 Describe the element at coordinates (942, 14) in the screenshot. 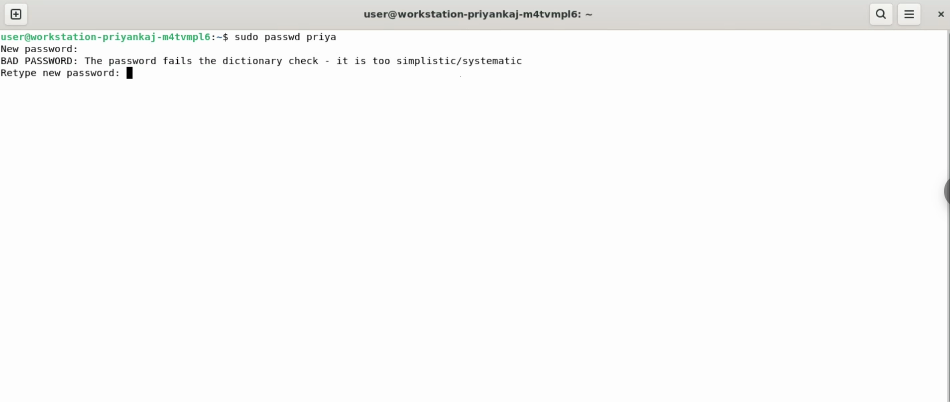

I see `close` at that location.